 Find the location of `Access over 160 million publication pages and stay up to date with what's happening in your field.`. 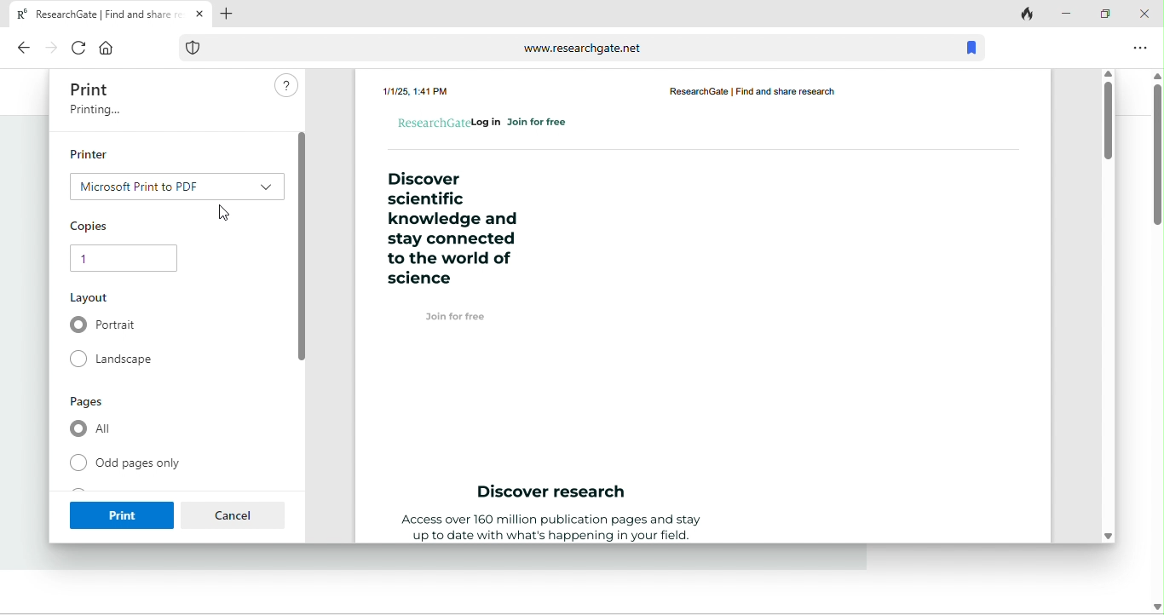

Access over 160 million publication pages and stay up to date with what's happening in your field. is located at coordinates (548, 528).